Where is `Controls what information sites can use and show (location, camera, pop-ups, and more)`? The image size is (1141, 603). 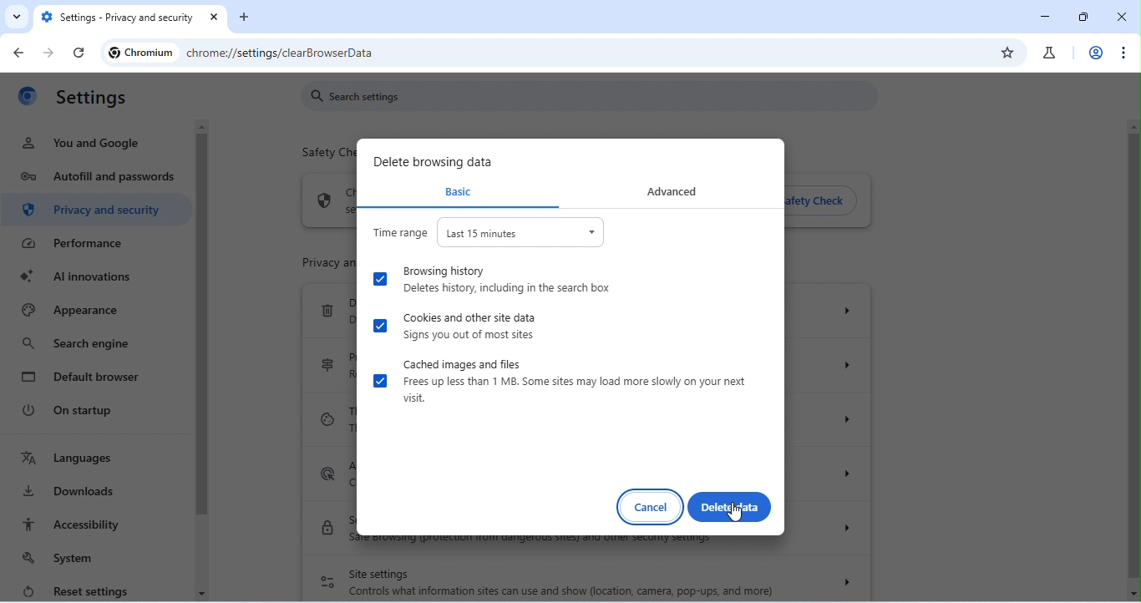 Controls what information sites can use and show (location, camera, pop-ups, and more) is located at coordinates (561, 591).